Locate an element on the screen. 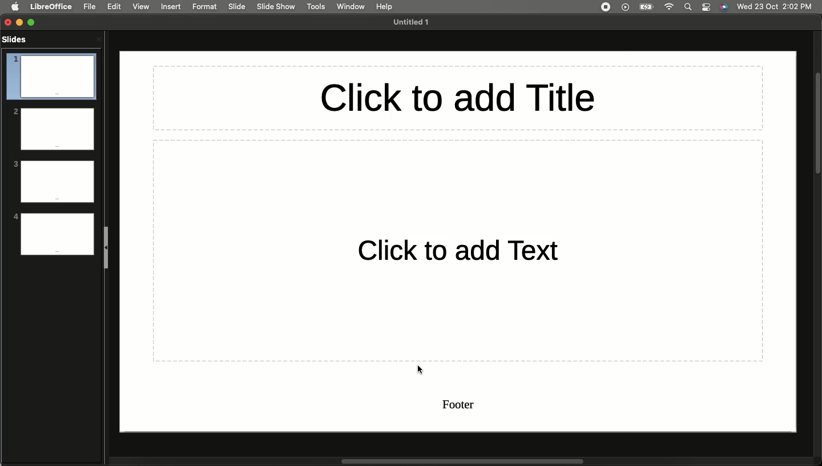  Recording is located at coordinates (605, 6).